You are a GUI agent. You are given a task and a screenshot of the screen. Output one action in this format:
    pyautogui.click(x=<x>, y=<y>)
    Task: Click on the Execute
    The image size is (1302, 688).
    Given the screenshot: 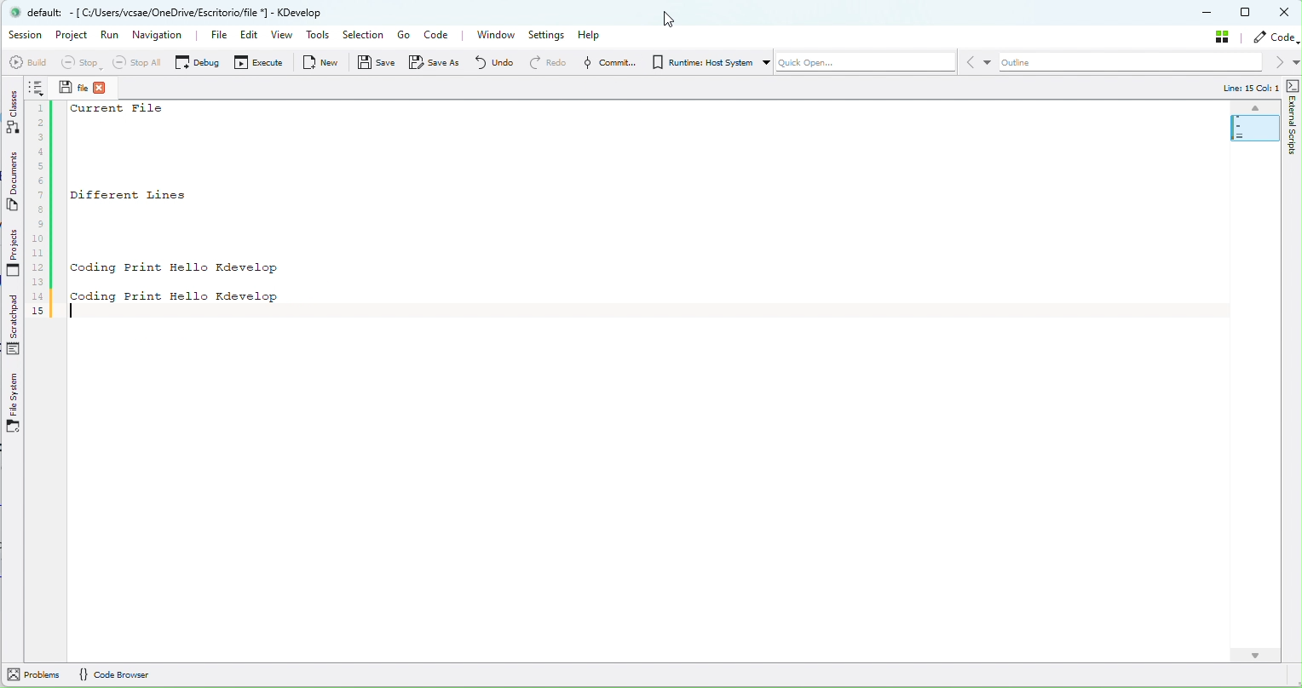 What is the action you would take?
    pyautogui.click(x=261, y=65)
    